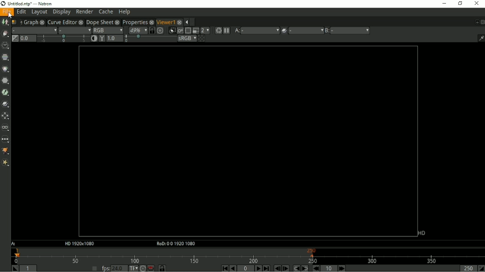 Image resolution: width=485 pixels, height=272 pixels. Describe the element at coordinates (284, 31) in the screenshot. I see `Operation applied between viewer input A and B` at that location.